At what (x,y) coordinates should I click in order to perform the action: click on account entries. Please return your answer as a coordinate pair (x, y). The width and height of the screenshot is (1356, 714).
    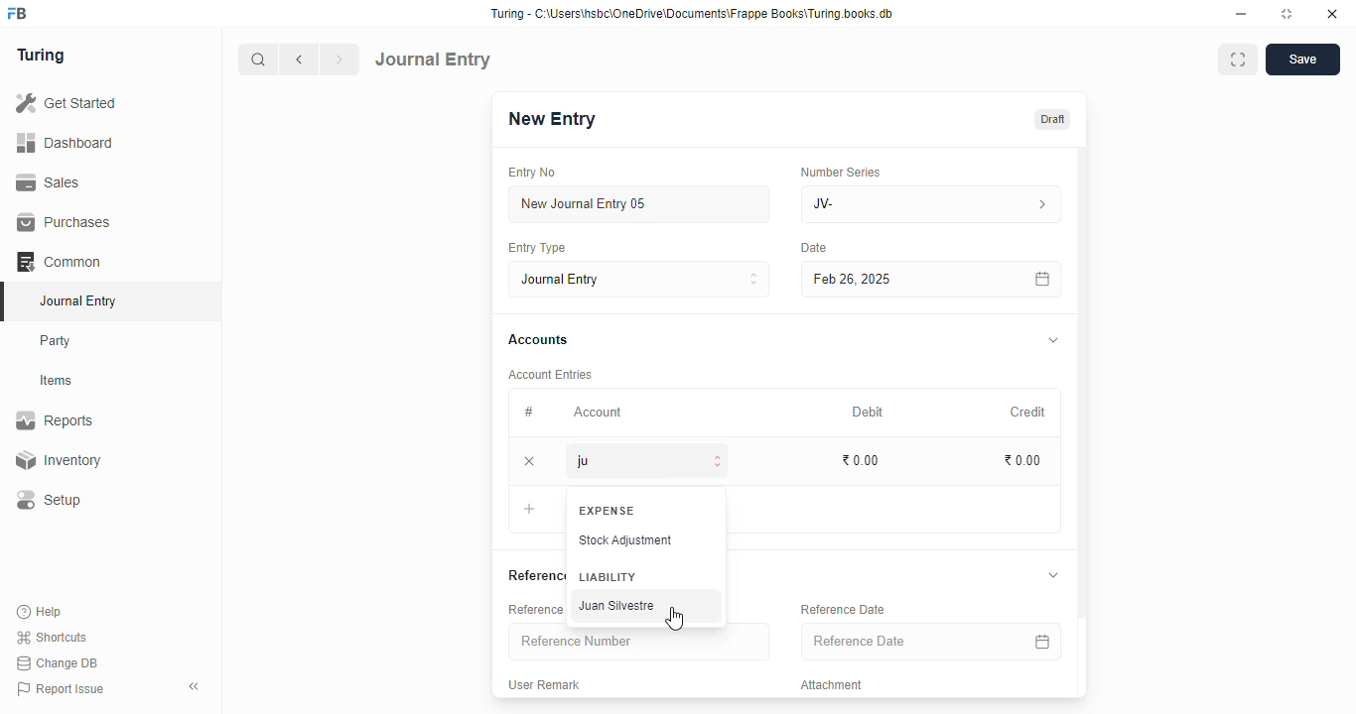
    Looking at the image, I should click on (550, 374).